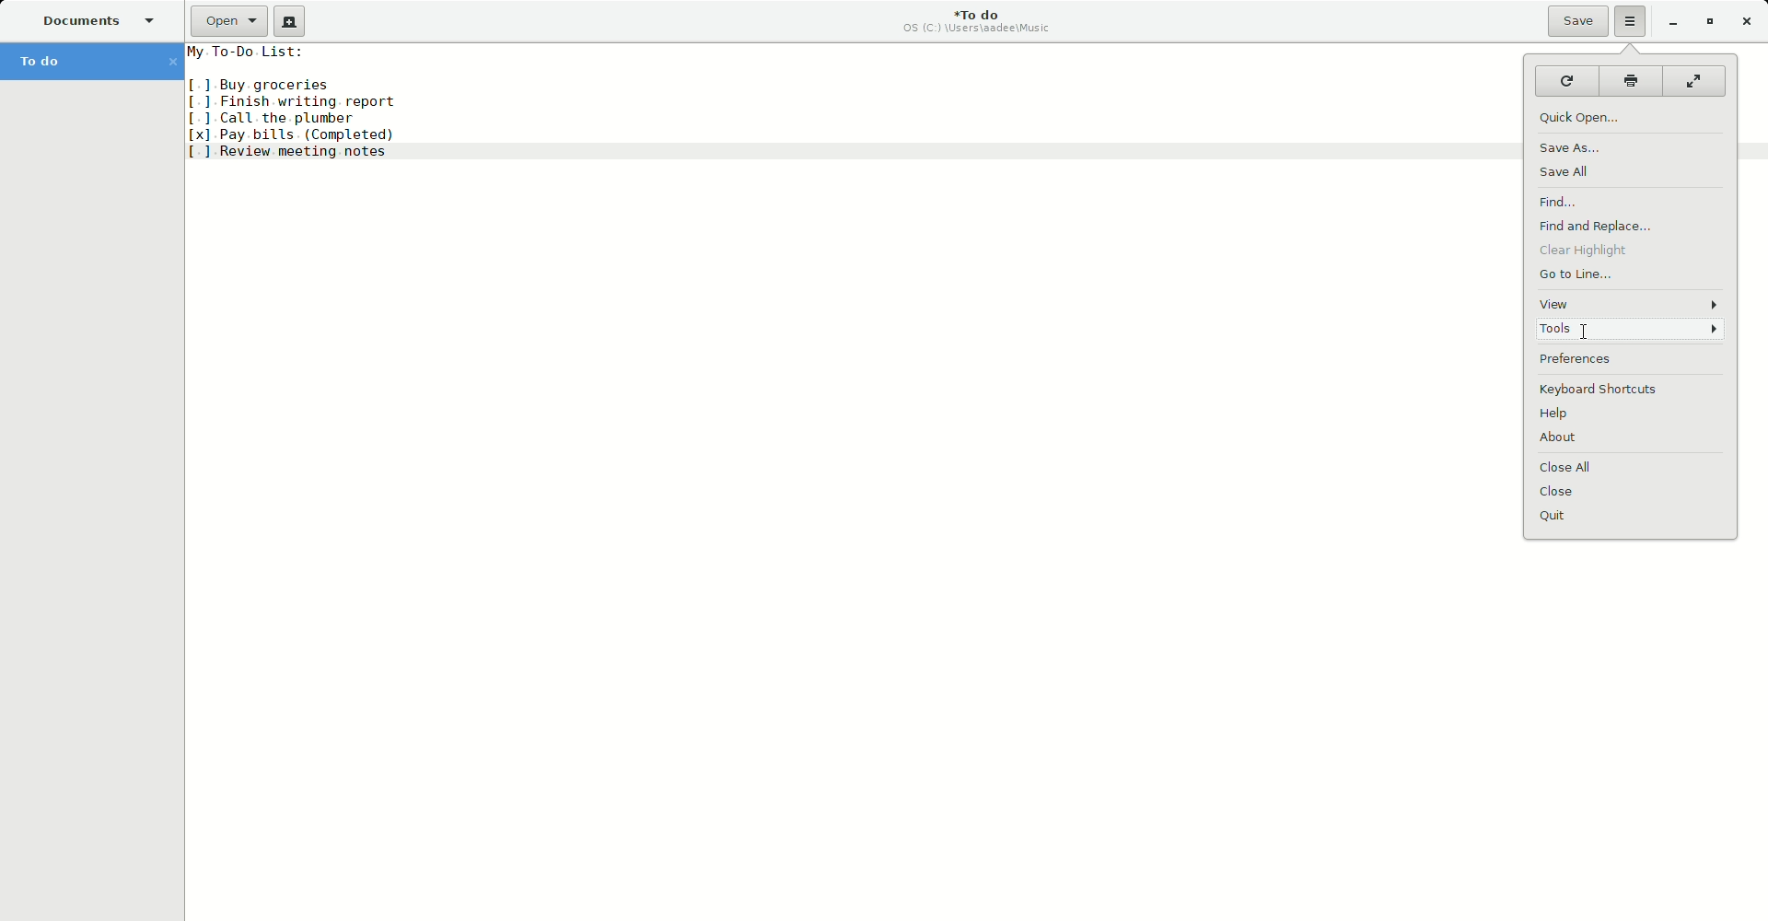 The image size is (1768, 921). I want to click on Clear highlight, so click(1587, 251).